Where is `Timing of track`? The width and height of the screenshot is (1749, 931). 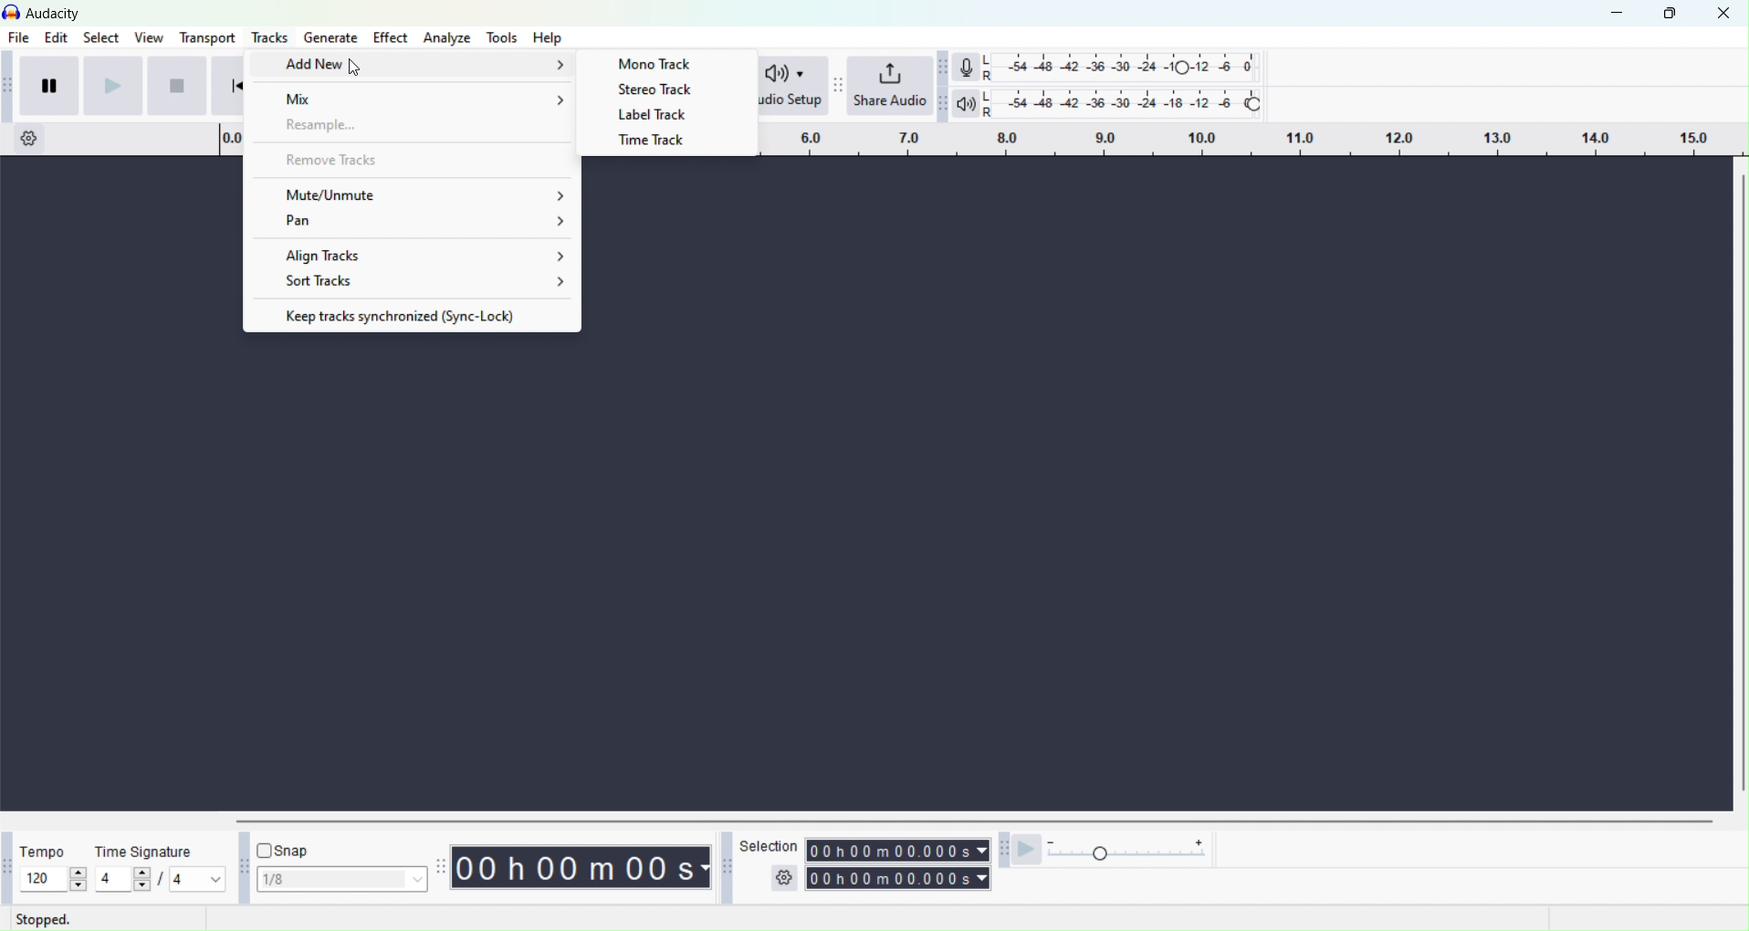 Timing of track is located at coordinates (582, 867).